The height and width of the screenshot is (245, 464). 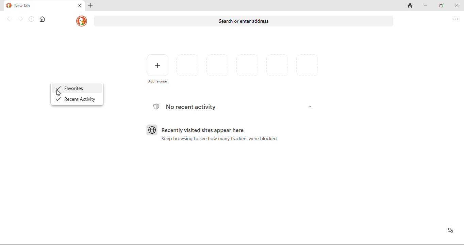 What do you see at coordinates (21, 19) in the screenshot?
I see `forward` at bounding box center [21, 19].